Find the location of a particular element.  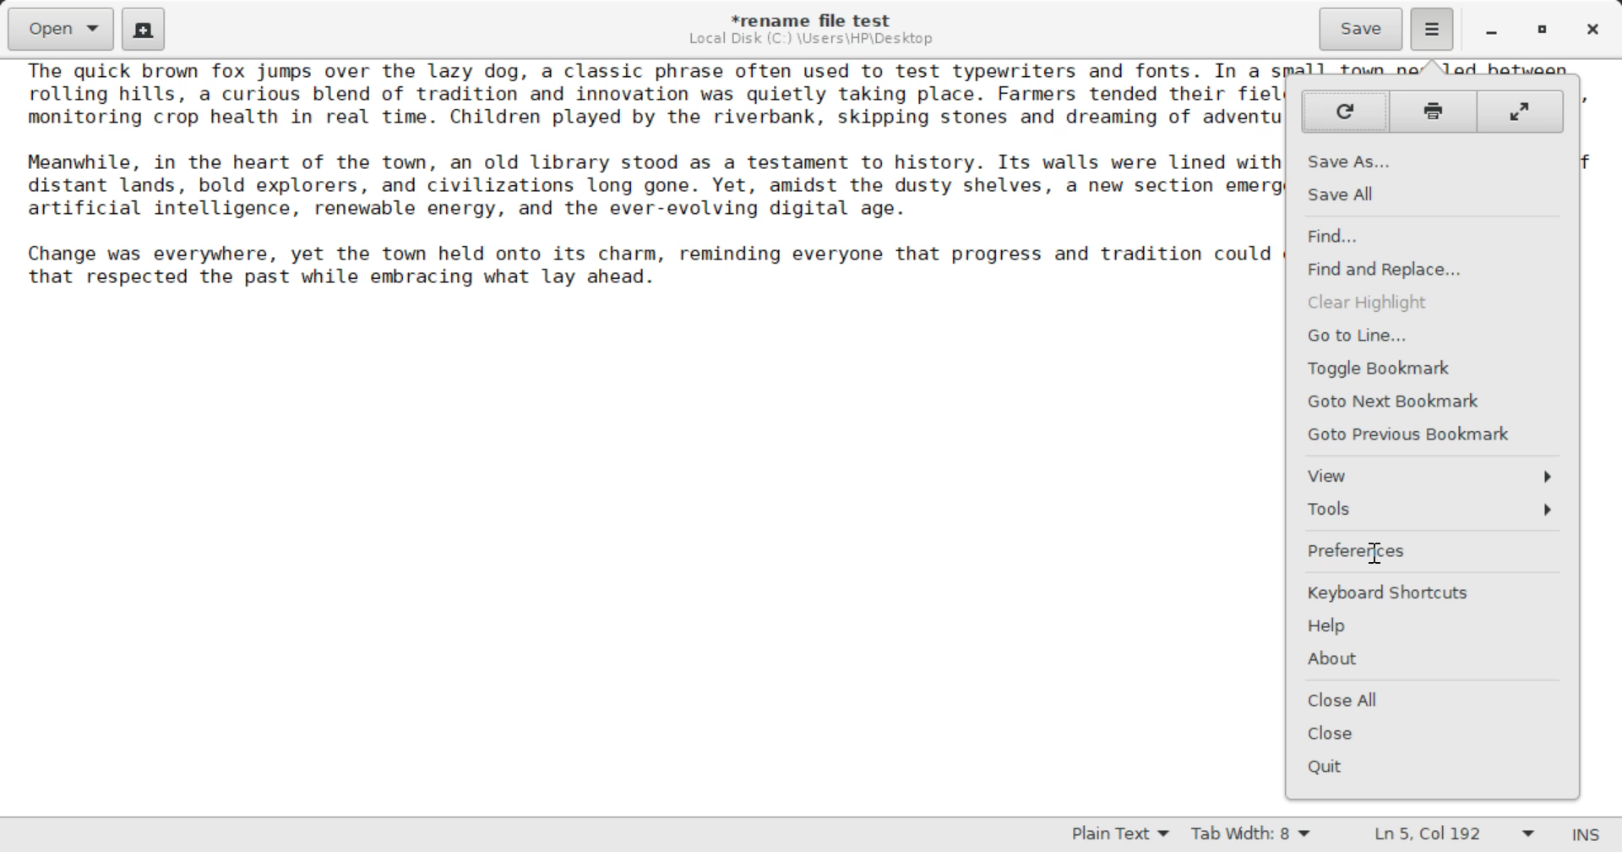

Toggle Bookmark is located at coordinates (1433, 367).